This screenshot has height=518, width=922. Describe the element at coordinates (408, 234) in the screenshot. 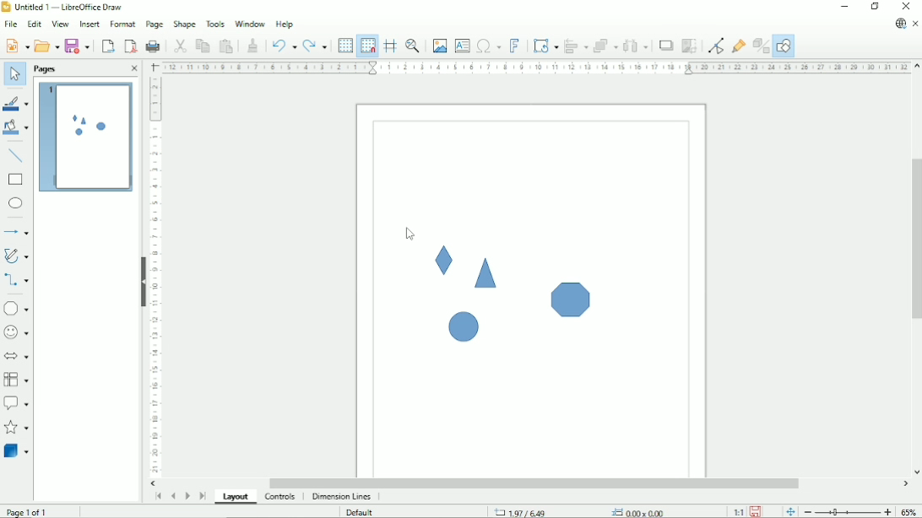

I see `Cursor` at that location.